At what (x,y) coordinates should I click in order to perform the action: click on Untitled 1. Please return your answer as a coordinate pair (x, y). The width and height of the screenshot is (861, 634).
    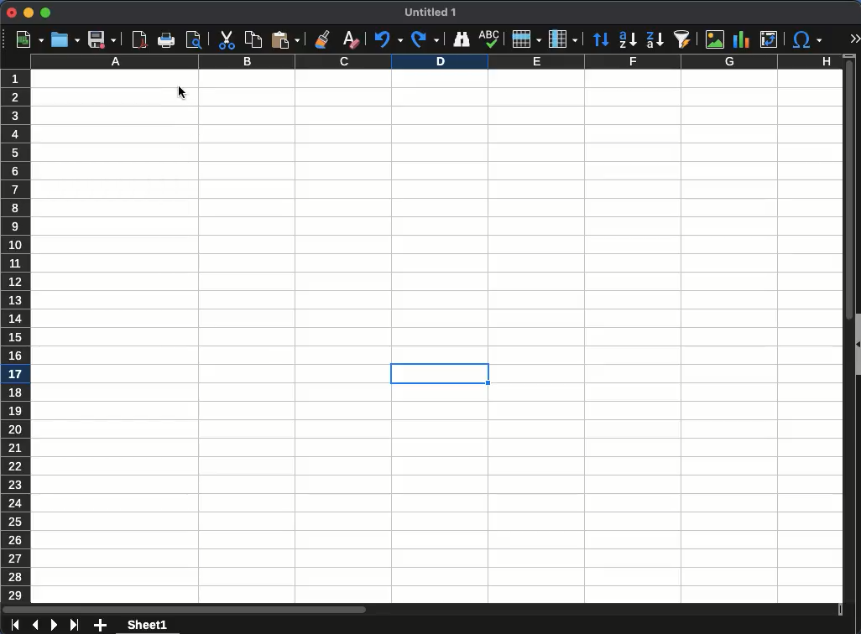
    Looking at the image, I should click on (433, 13).